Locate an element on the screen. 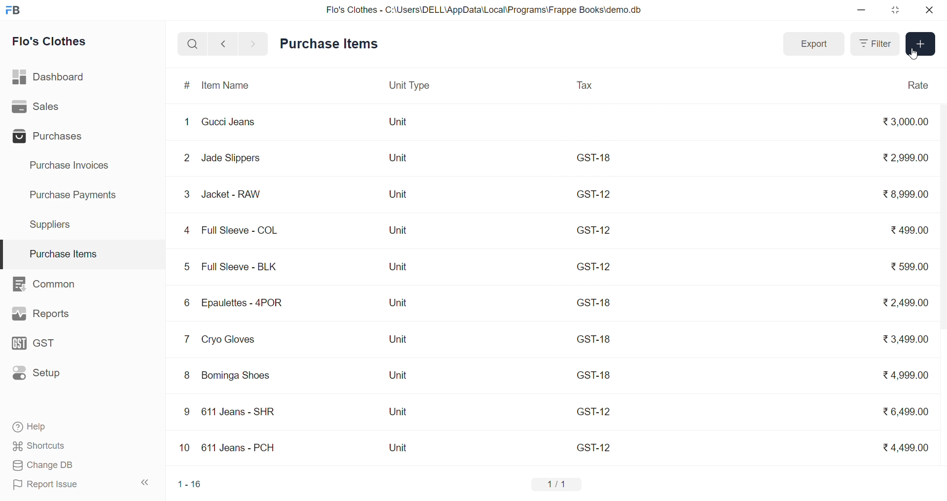  1/1 is located at coordinates (555, 485).